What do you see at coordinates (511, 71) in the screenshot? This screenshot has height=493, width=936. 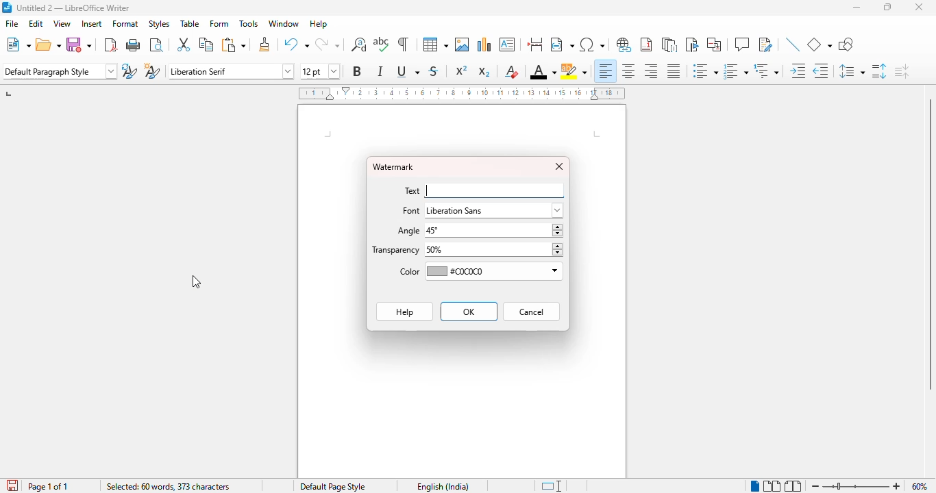 I see `clear direct formatting` at bounding box center [511, 71].